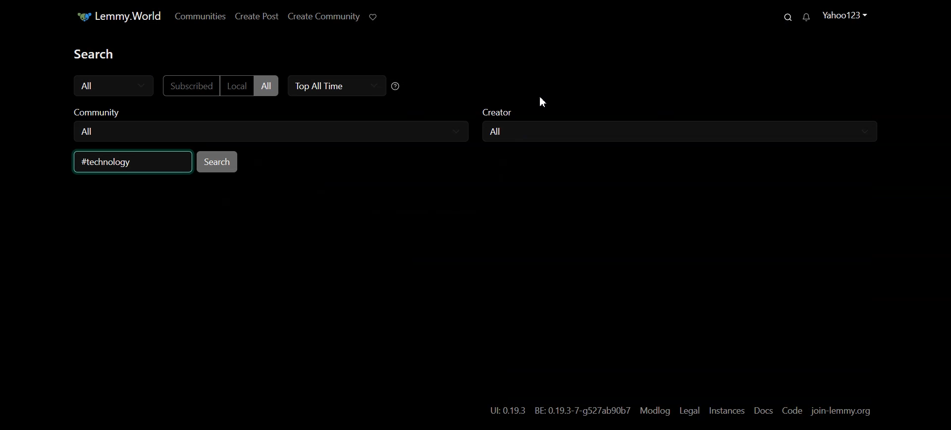  I want to click on Hyperlink, so click(560, 411).